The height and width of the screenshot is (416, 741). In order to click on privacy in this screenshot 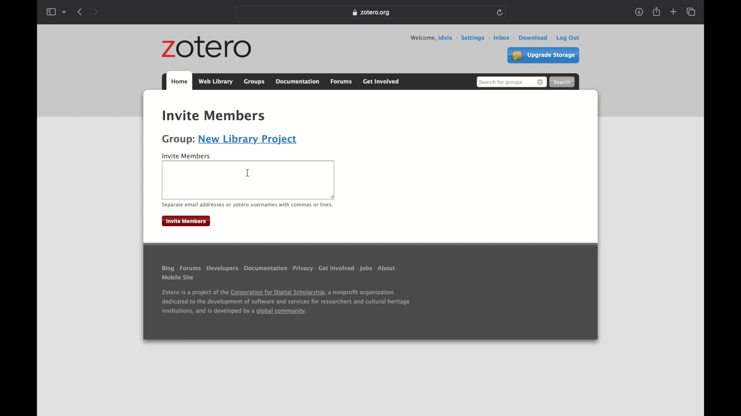, I will do `click(303, 268)`.